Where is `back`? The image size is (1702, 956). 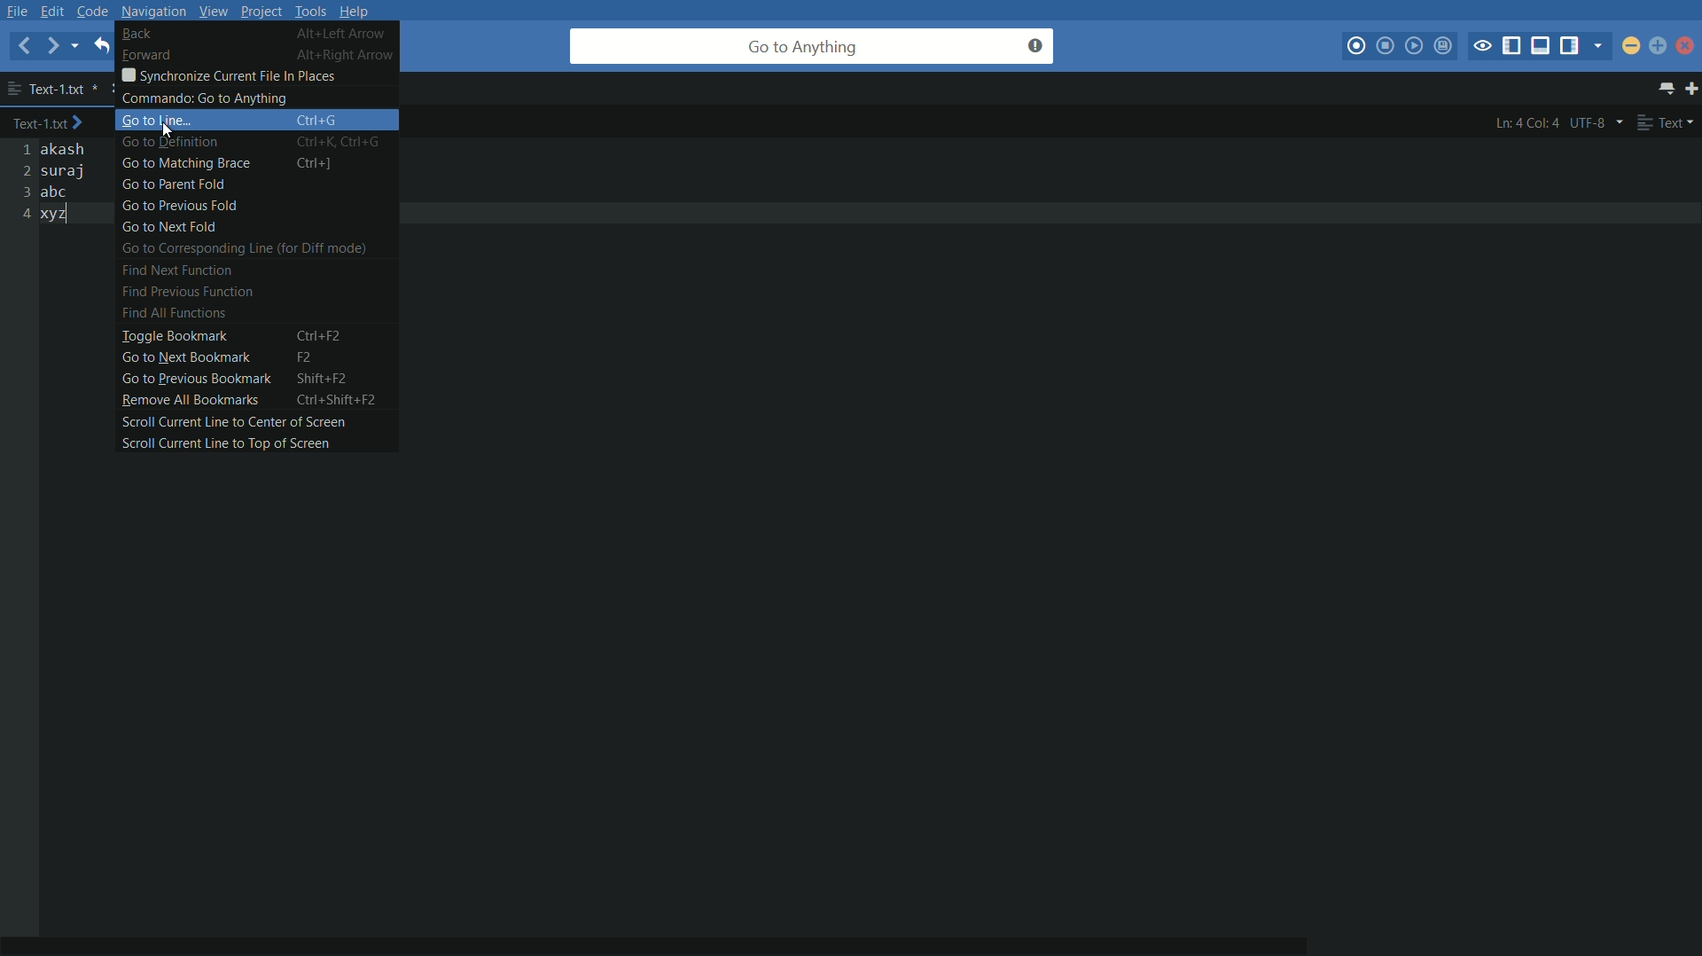
back is located at coordinates (24, 45).